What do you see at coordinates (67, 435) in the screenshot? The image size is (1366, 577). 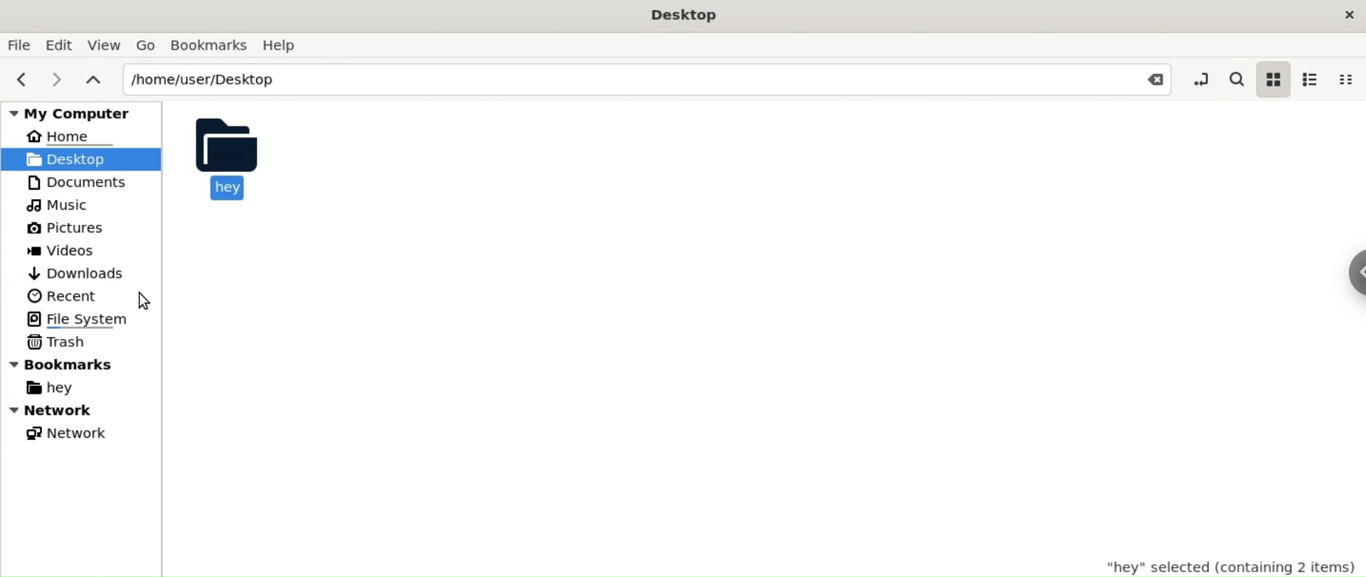 I see `Network` at bounding box center [67, 435].